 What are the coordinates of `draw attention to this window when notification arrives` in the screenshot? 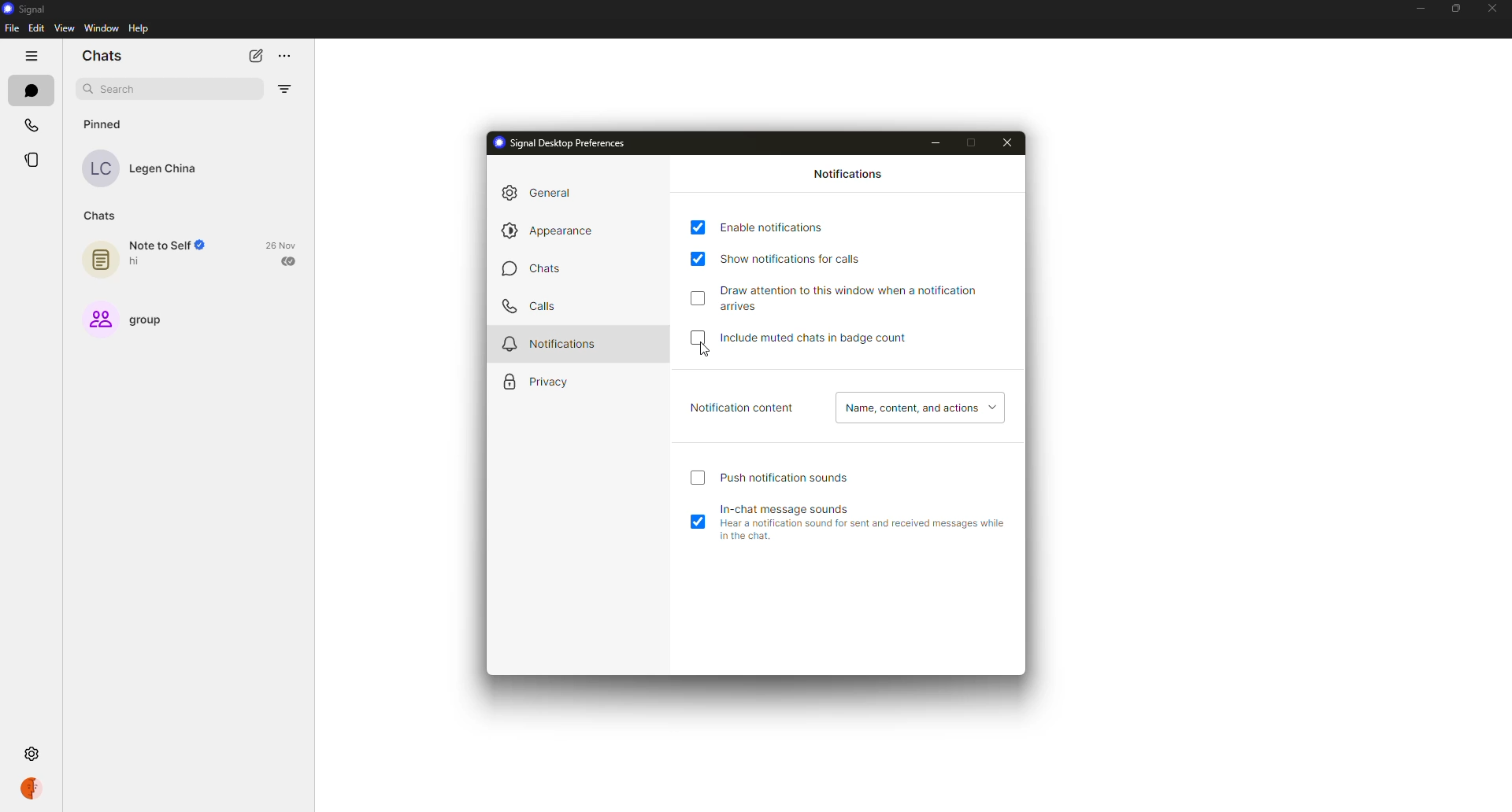 It's located at (858, 296).